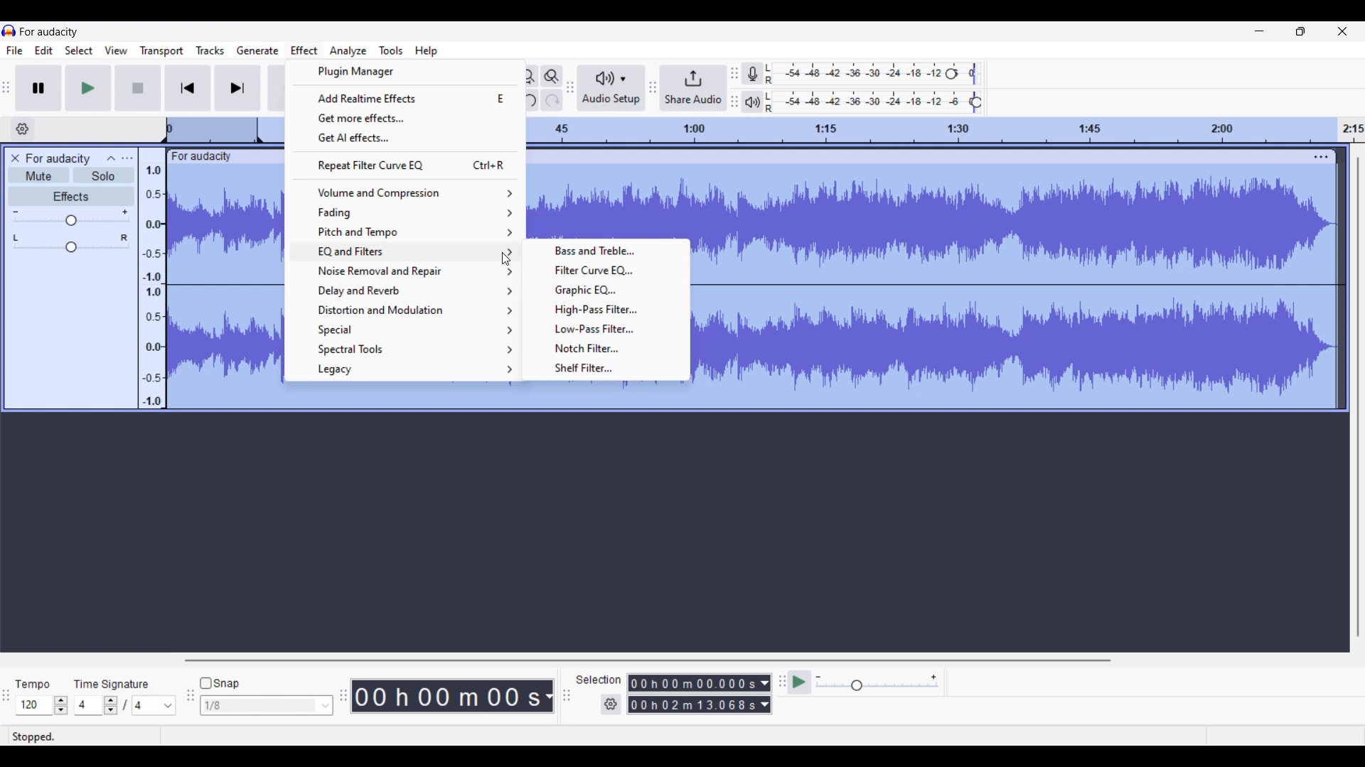  What do you see at coordinates (161, 51) in the screenshot?
I see `Transport menu` at bounding box center [161, 51].